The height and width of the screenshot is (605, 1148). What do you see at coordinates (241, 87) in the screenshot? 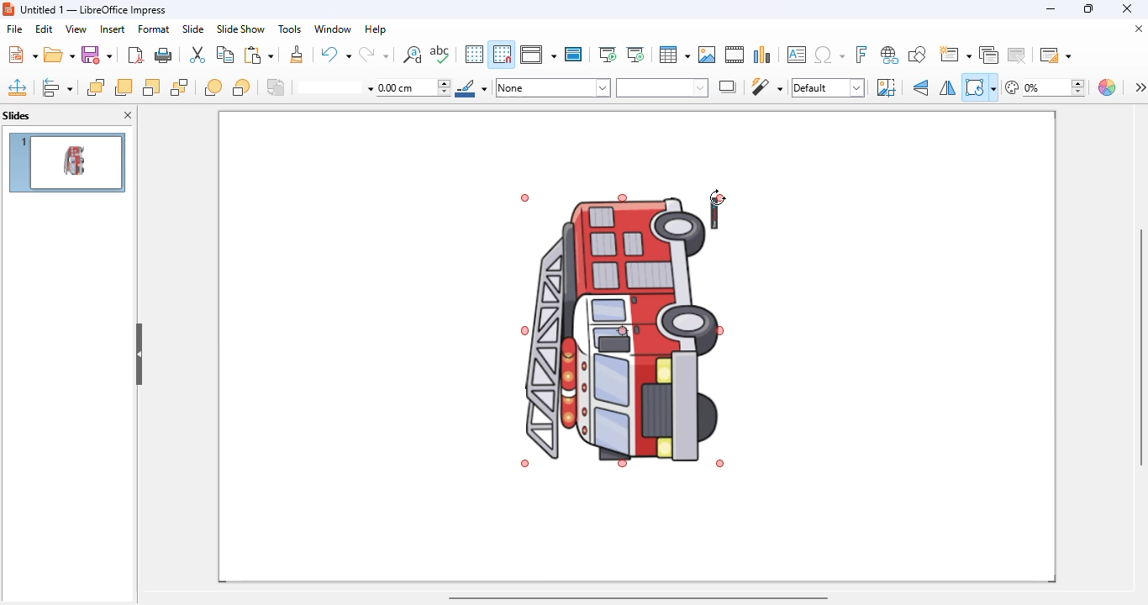
I see `behind objects` at bounding box center [241, 87].